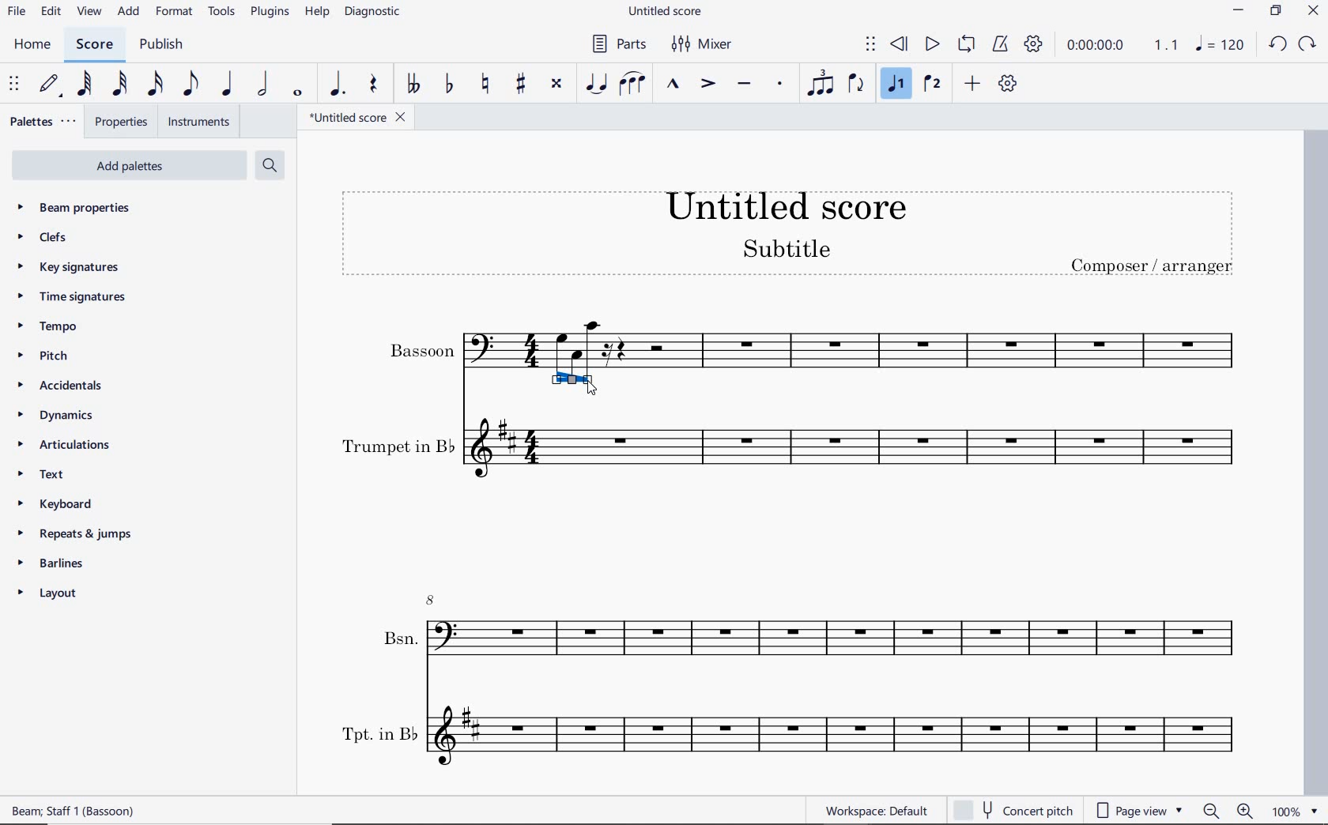 The image size is (1328, 825). What do you see at coordinates (221, 11) in the screenshot?
I see `tools` at bounding box center [221, 11].